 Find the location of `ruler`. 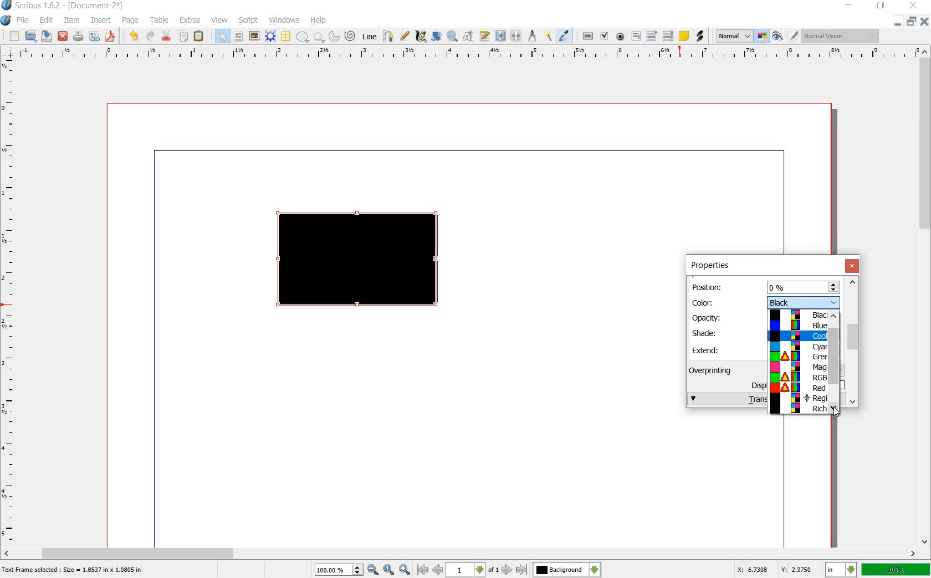

ruler is located at coordinates (464, 54).